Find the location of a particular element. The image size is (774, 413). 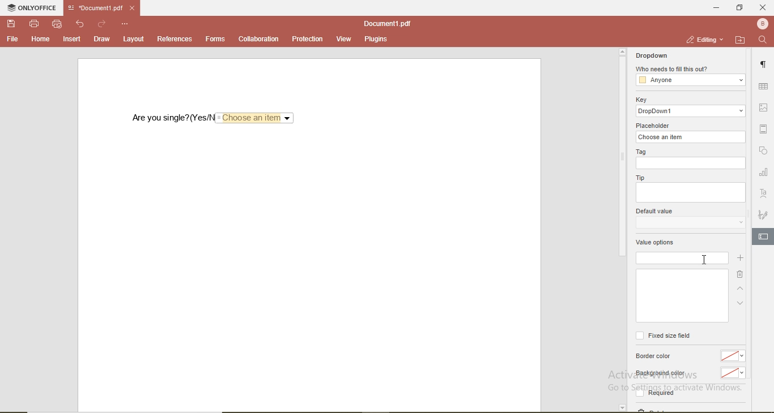

font style is located at coordinates (765, 193).